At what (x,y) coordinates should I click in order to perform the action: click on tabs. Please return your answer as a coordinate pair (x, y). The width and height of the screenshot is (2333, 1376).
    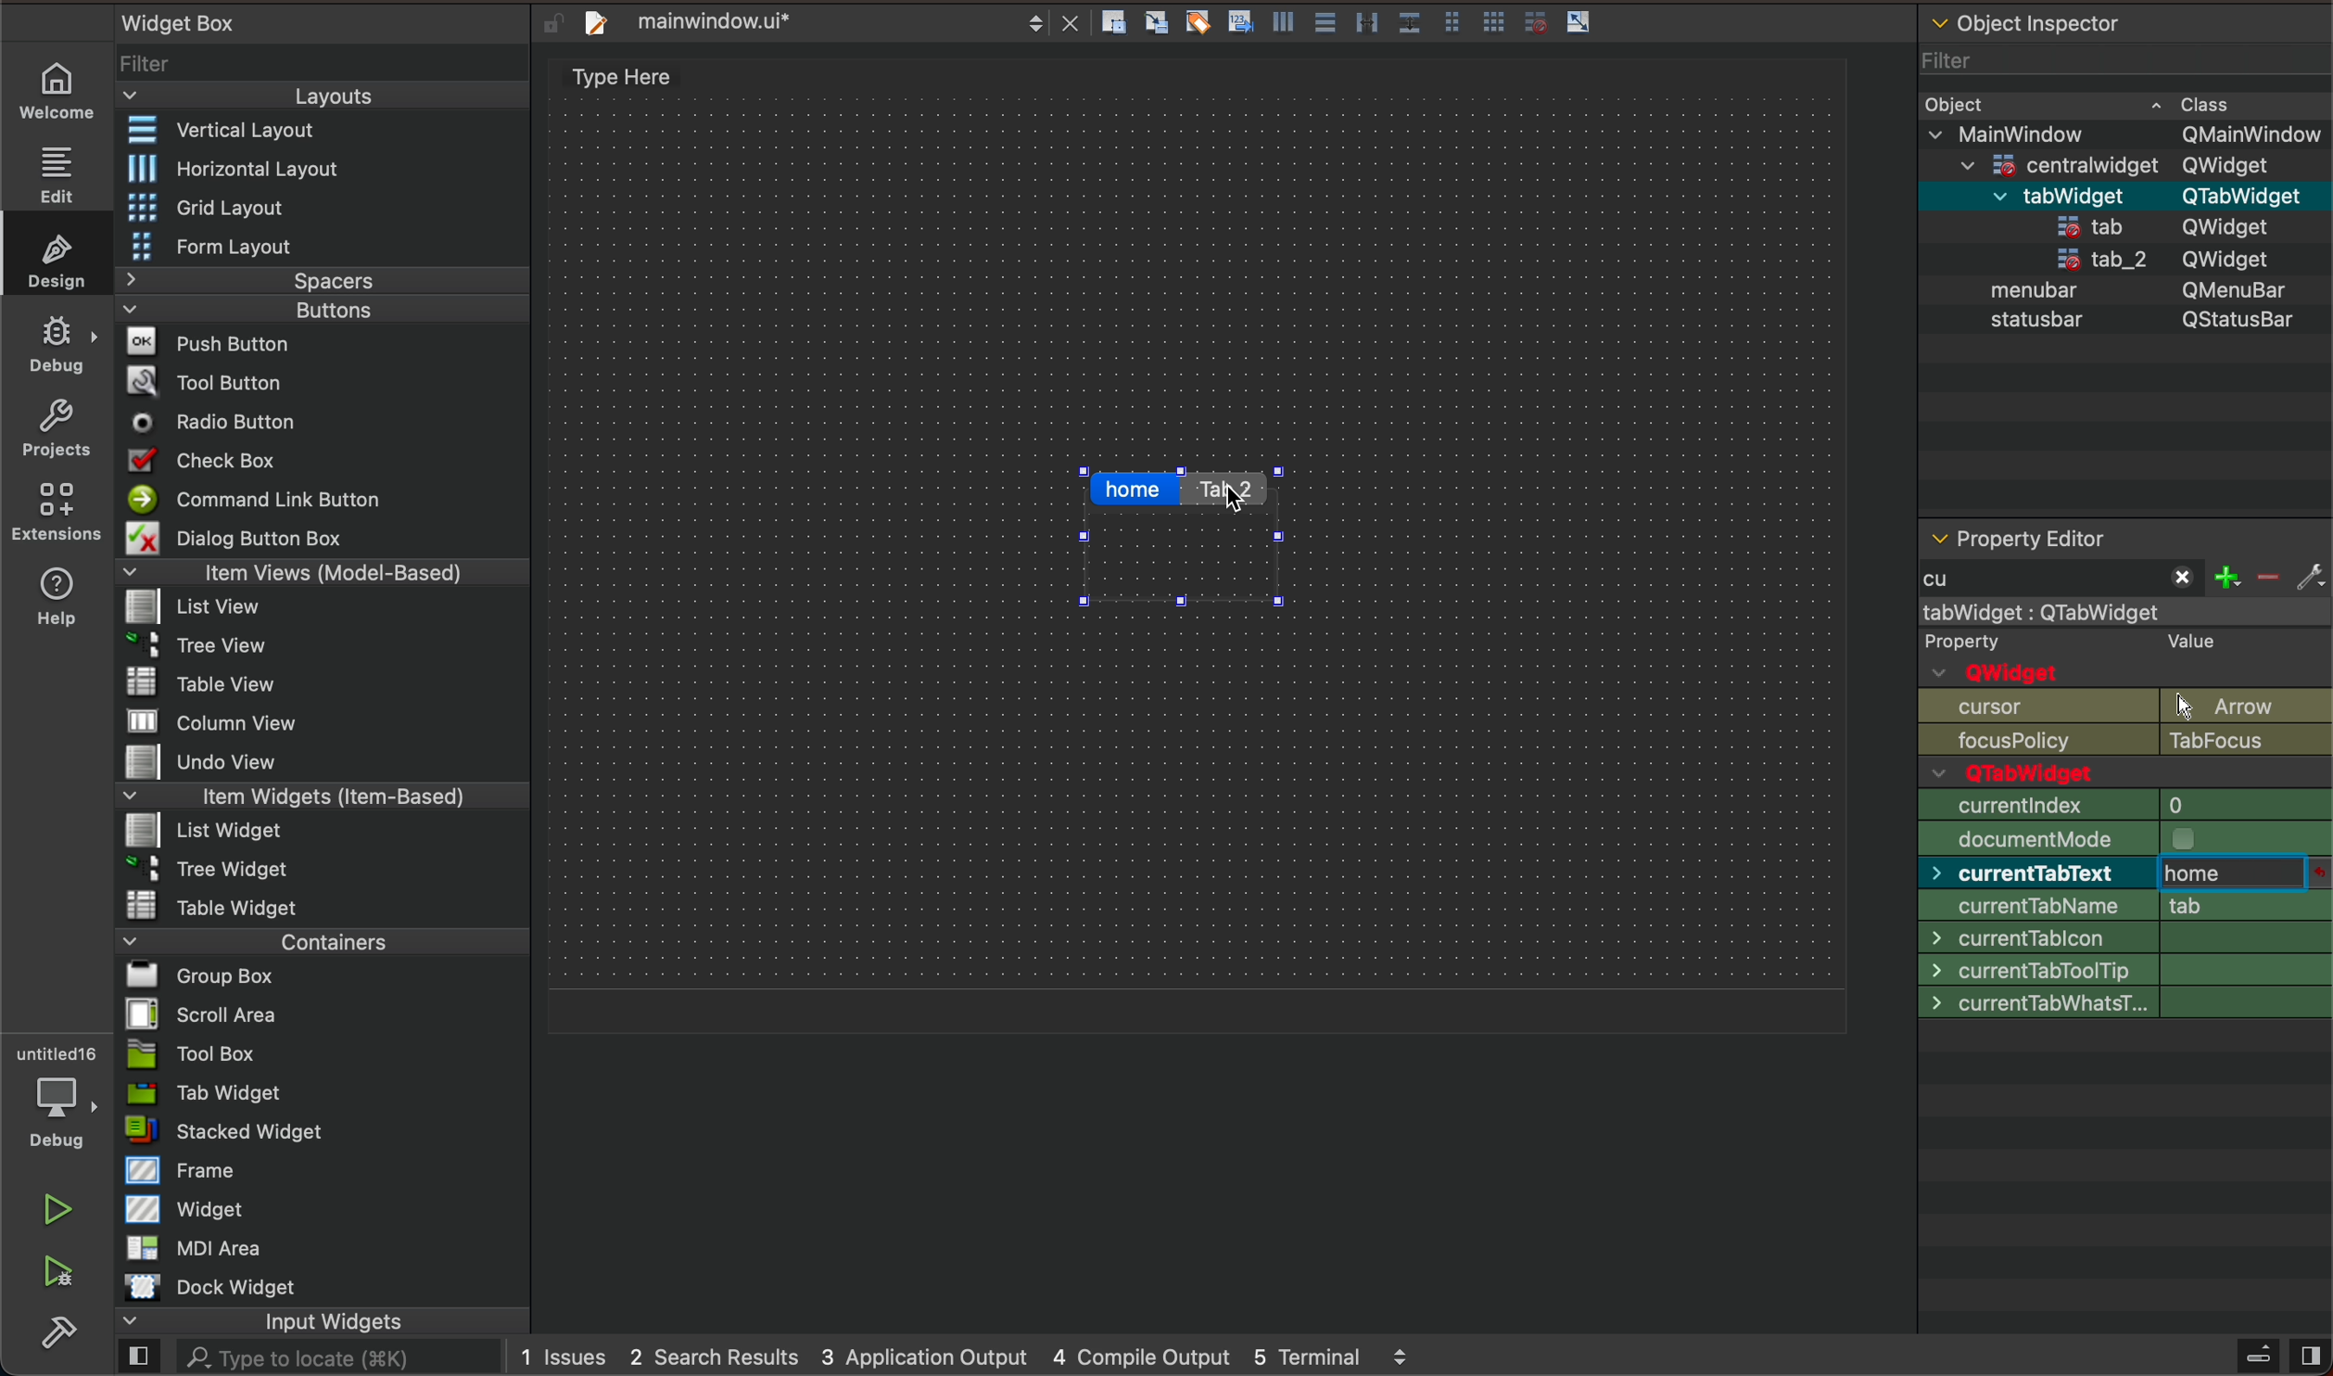
    Looking at the image, I should click on (1186, 535).